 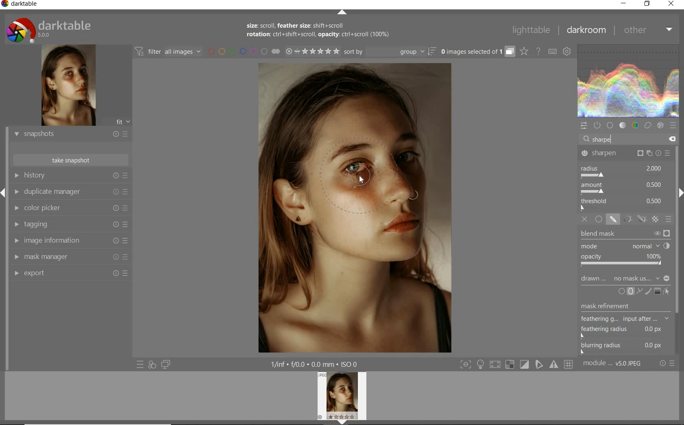 I want to click on CURSOR, so click(x=363, y=182).